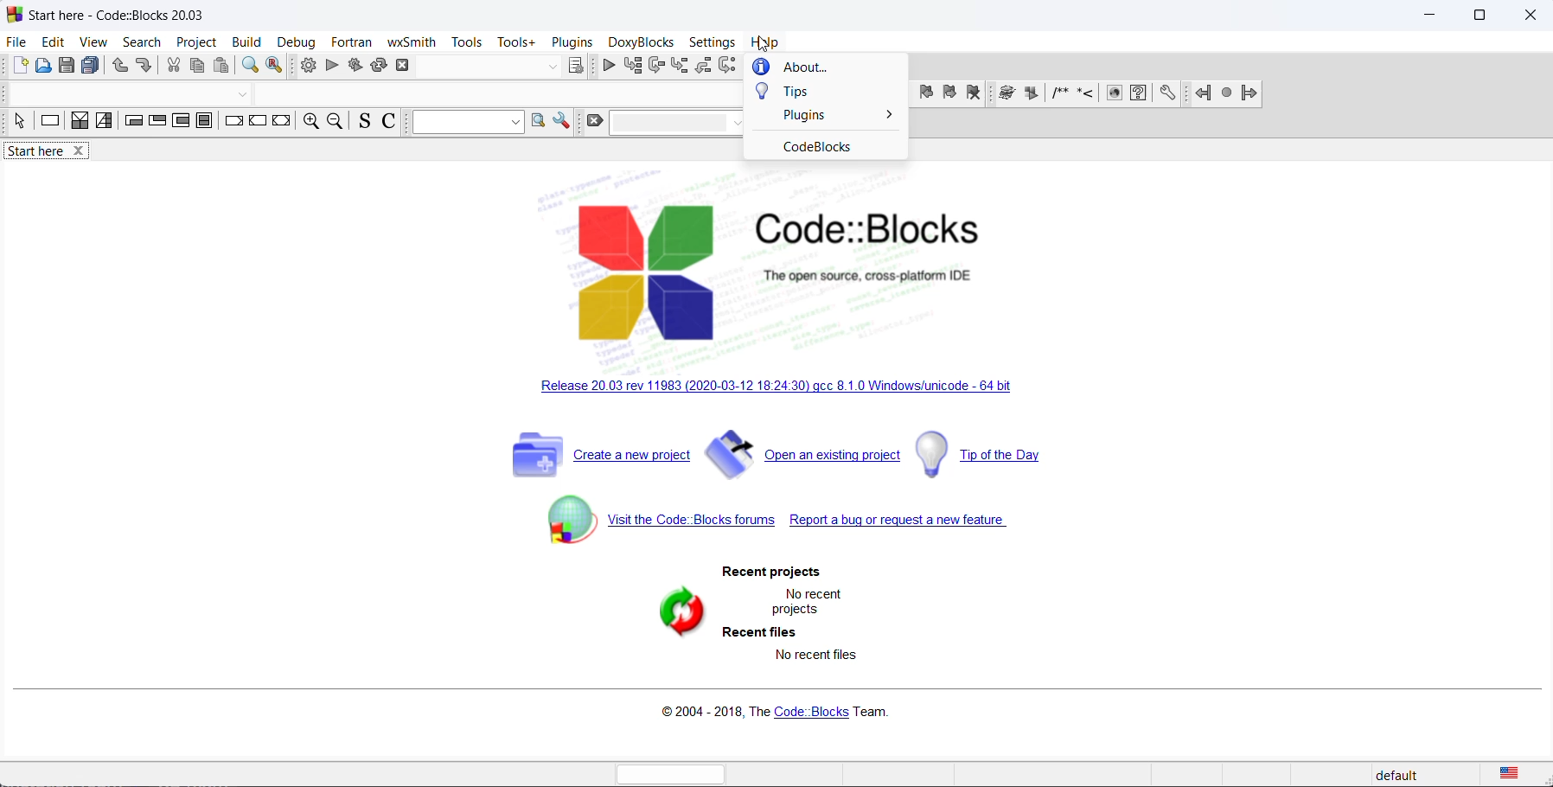 The image size is (1553, 787). Describe the element at coordinates (468, 42) in the screenshot. I see `tools` at that location.